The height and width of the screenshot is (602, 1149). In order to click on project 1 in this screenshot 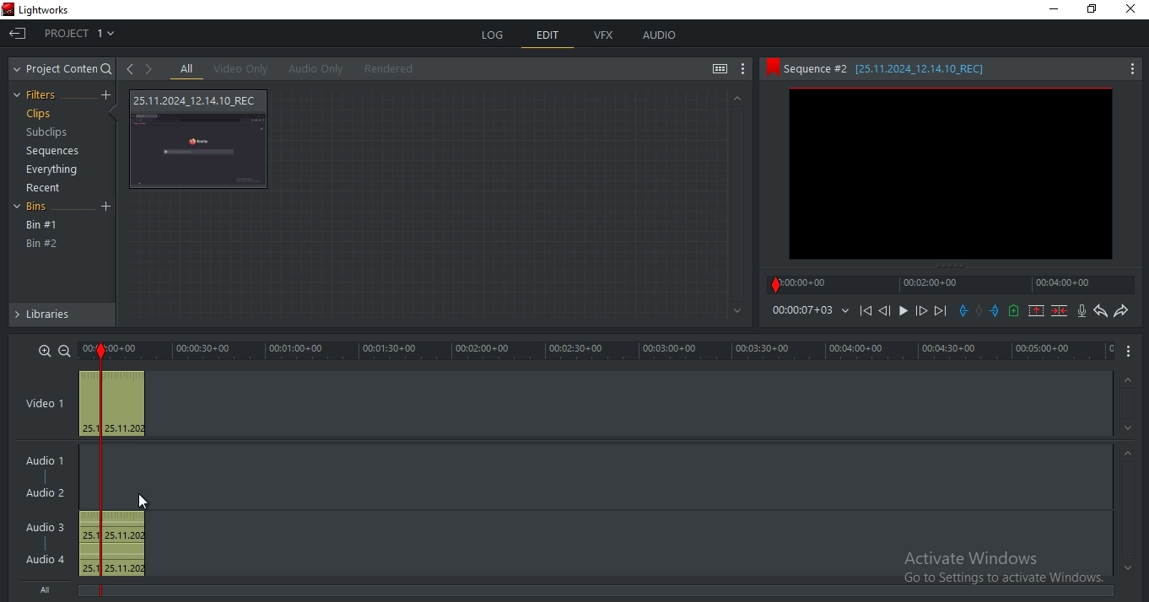, I will do `click(81, 31)`.